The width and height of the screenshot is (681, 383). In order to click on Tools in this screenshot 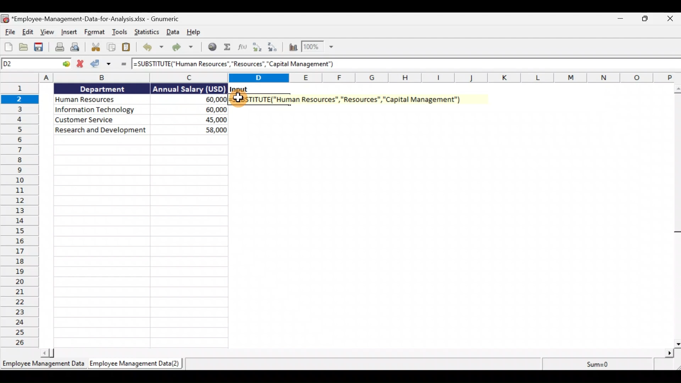, I will do `click(121, 32)`.